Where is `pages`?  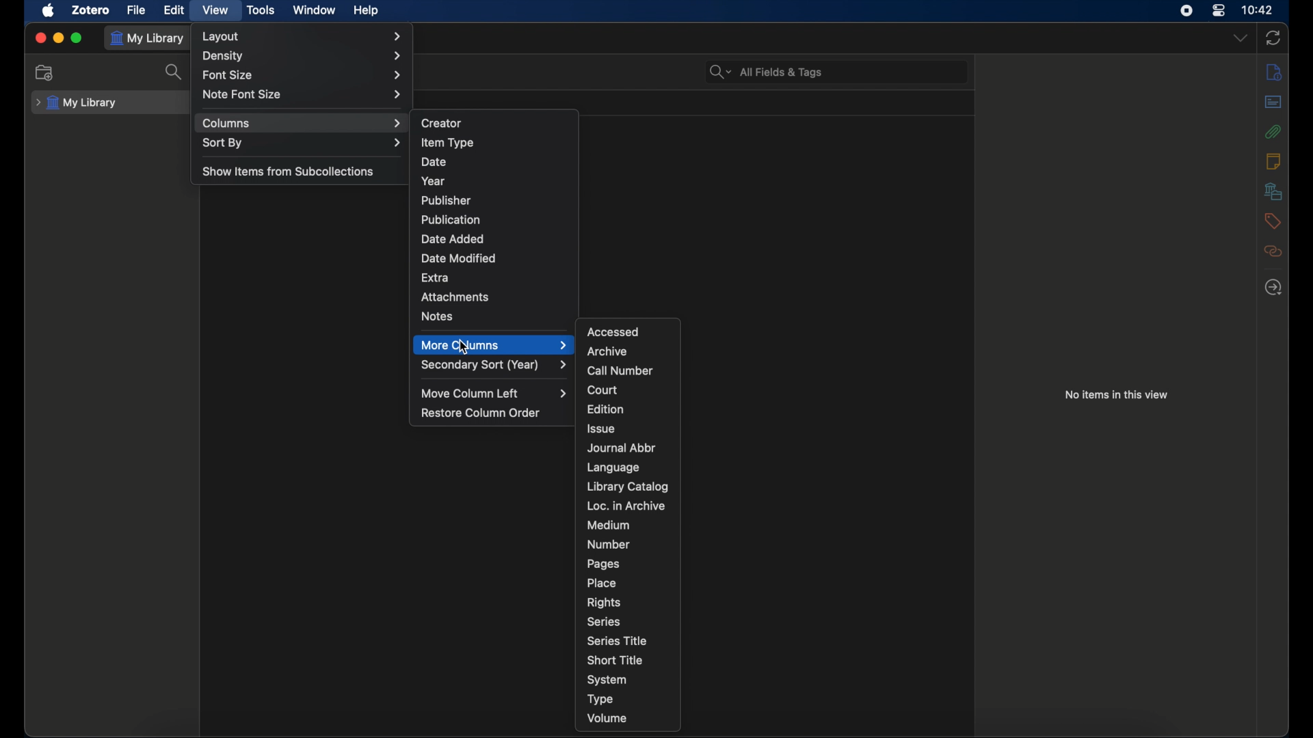 pages is located at coordinates (605, 564).